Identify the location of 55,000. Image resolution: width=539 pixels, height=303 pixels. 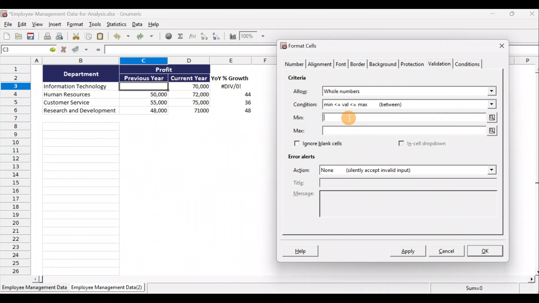
(147, 102).